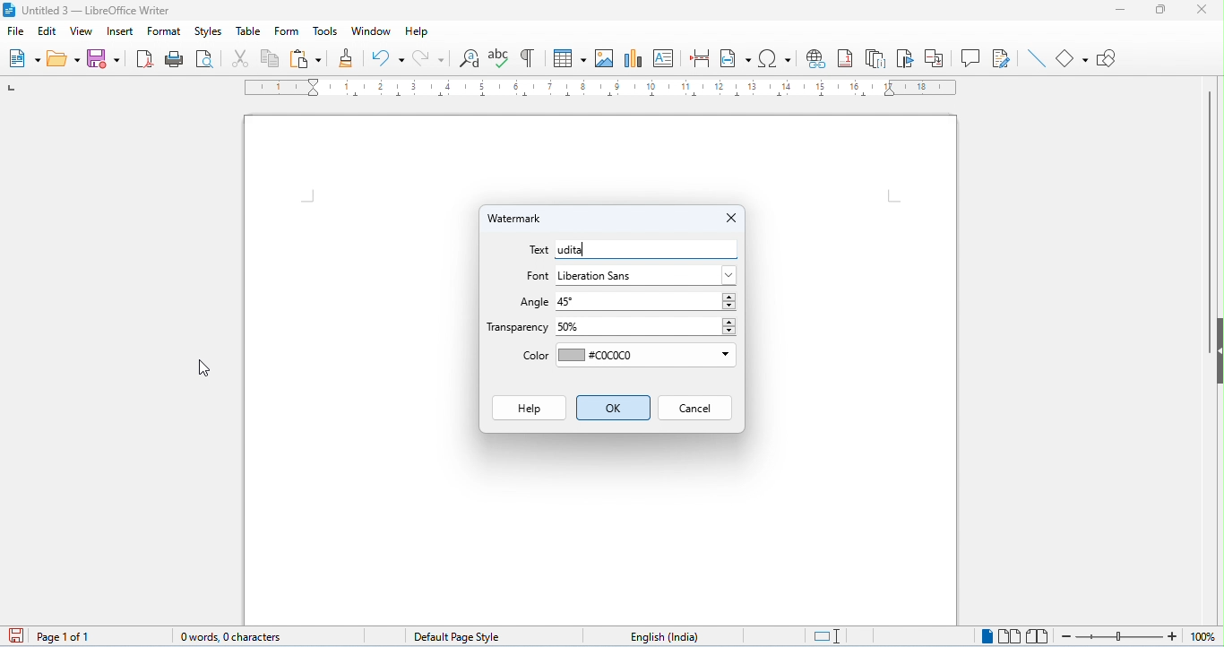 The height and width of the screenshot is (647, 1224). I want to click on insert comment, so click(971, 57).